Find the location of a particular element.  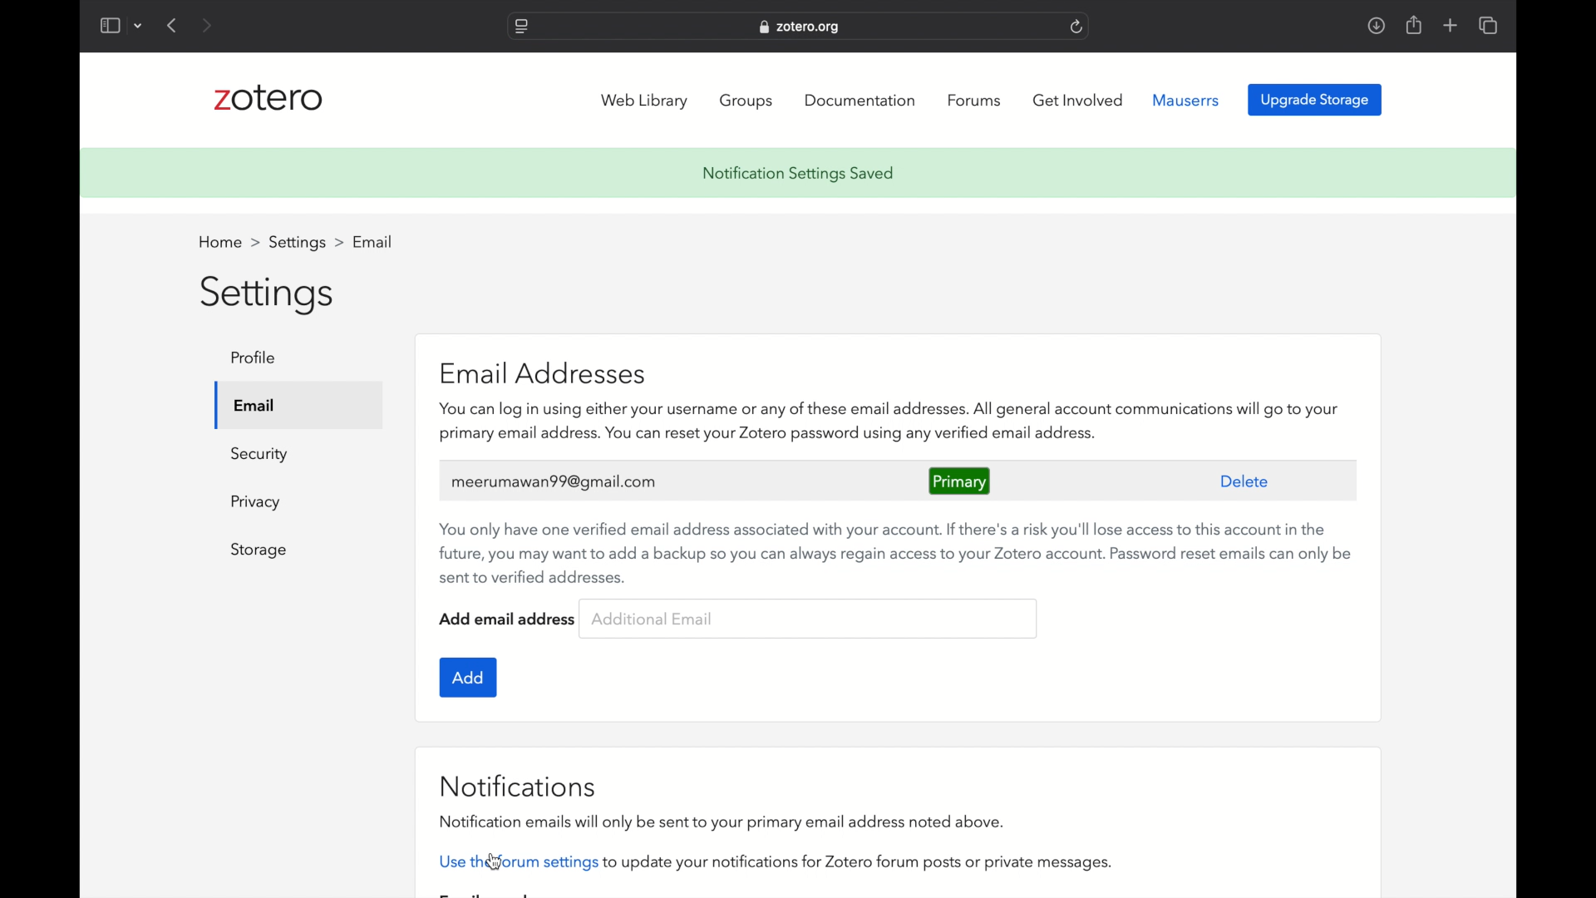

delete is located at coordinates (1245, 481).